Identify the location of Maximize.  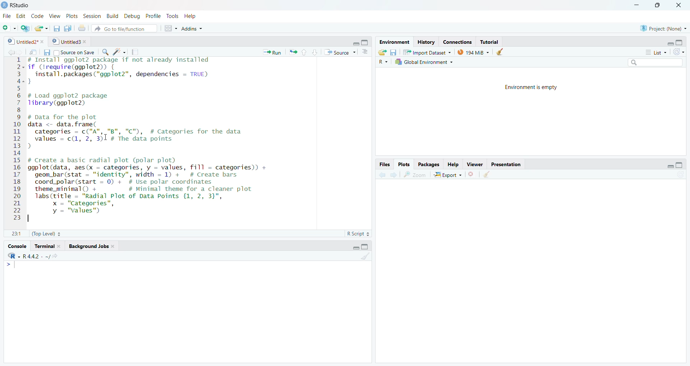
(365, 42).